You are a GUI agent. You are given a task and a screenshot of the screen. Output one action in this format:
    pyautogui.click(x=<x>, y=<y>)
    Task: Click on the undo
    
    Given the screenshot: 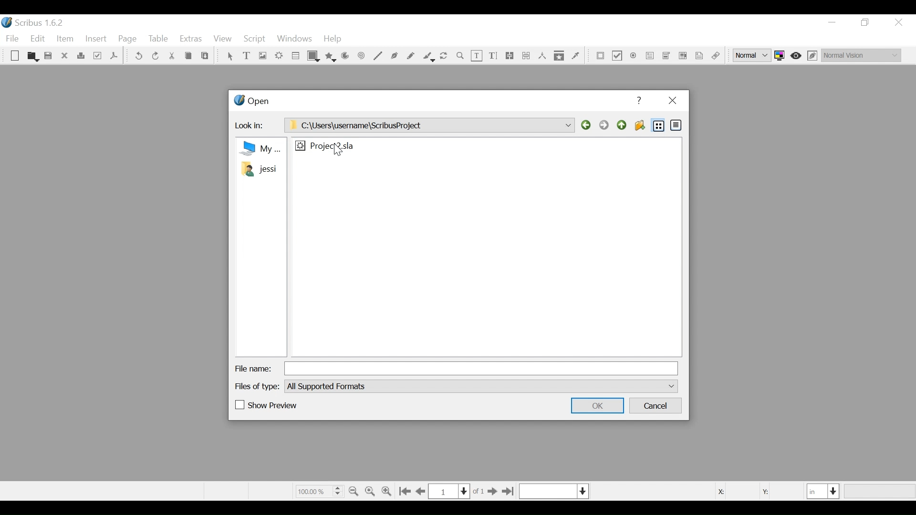 What is the action you would take?
    pyautogui.click(x=139, y=56)
    